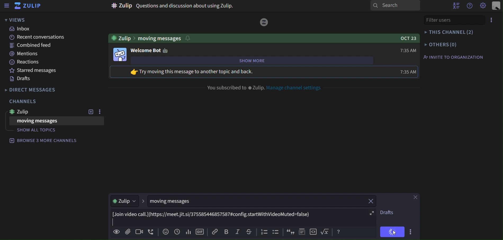  What do you see at coordinates (99, 112) in the screenshot?
I see `option` at bounding box center [99, 112].